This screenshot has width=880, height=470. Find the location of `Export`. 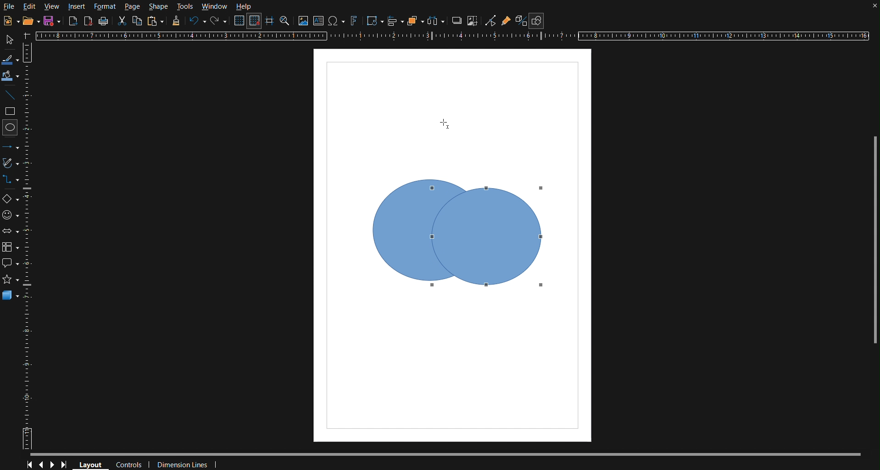

Export is located at coordinates (73, 21).